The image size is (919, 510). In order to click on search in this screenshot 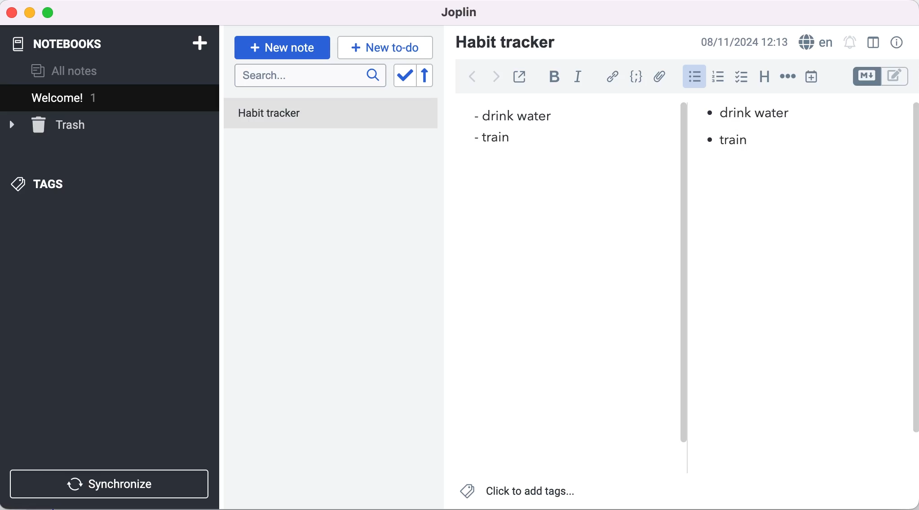, I will do `click(310, 76)`.